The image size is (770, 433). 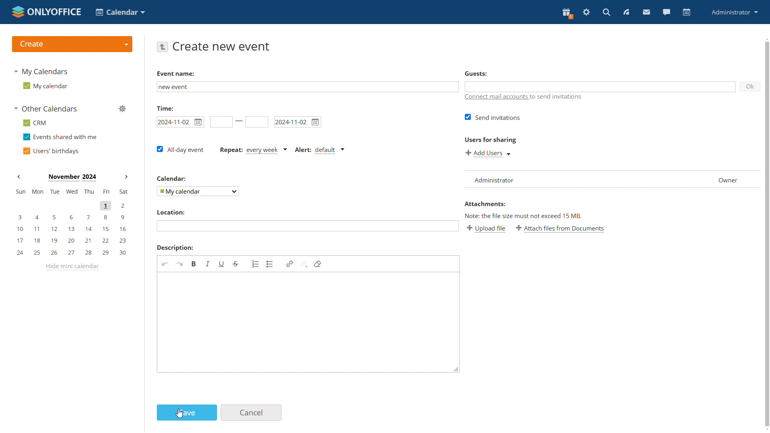 What do you see at coordinates (687, 12) in the screenshot?
I see `calendar` at bounding box center [687, 12].